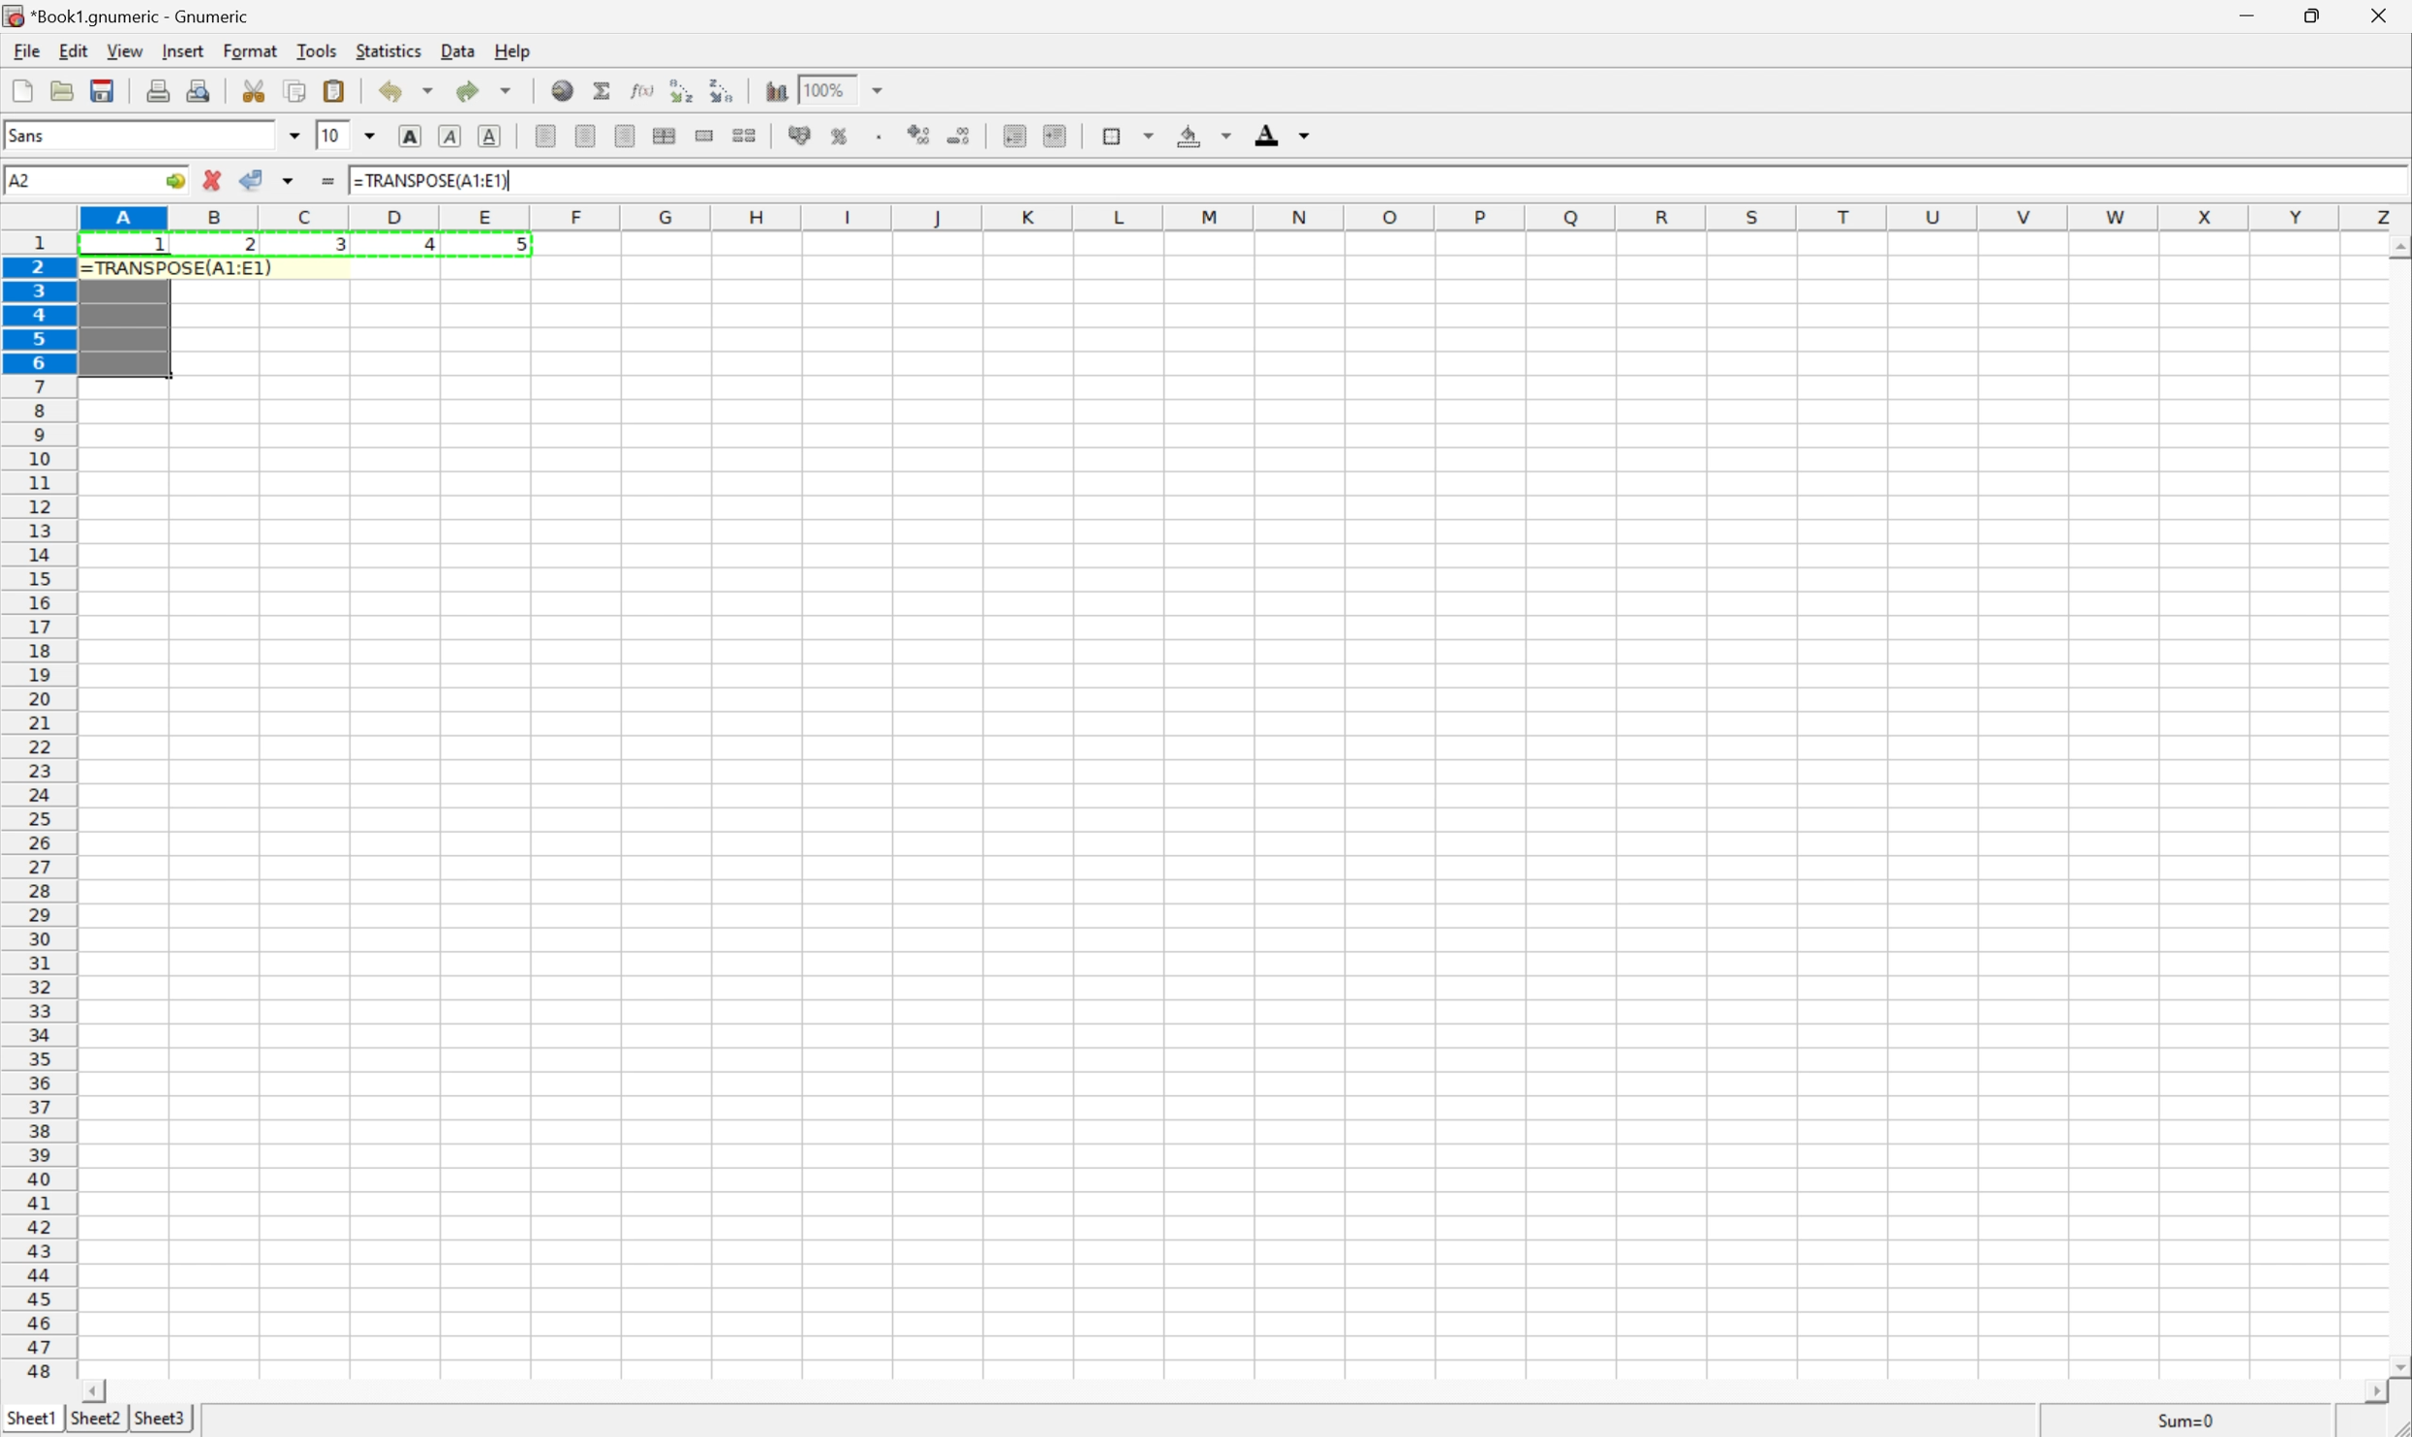 This screenshot has height=1437, width=2412. What do you see at coordinates (921, 136) in the screenshot?
I see `increase number of decimals displayed` at bounding box center [921, 136].